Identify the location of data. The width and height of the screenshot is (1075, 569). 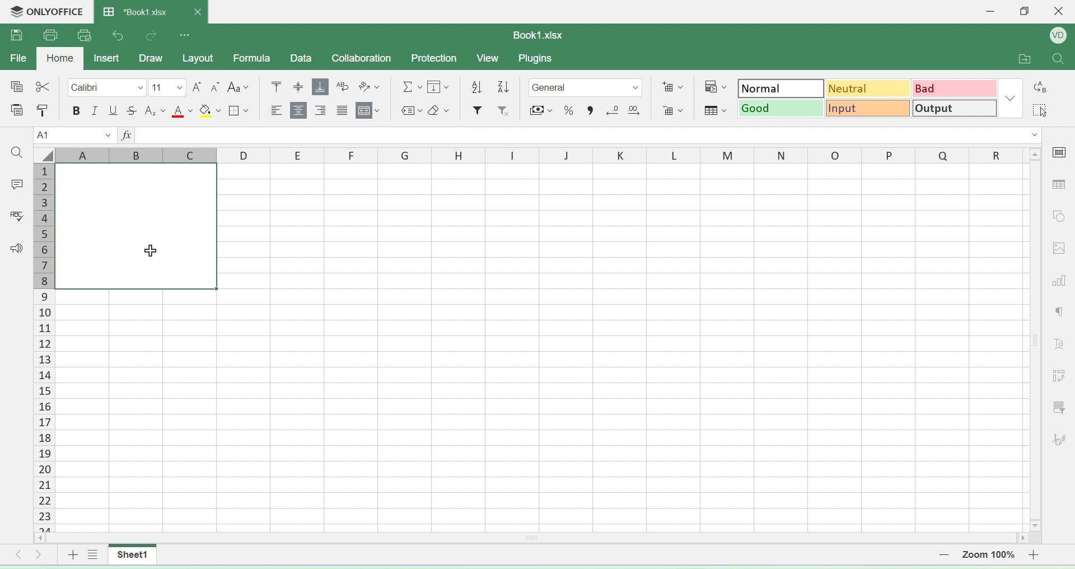
(300, 58).